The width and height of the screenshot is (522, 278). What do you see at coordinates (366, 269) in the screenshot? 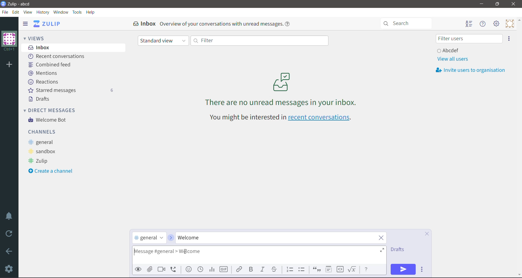
I see `Message Formatting` at bounding box center [366, 269].